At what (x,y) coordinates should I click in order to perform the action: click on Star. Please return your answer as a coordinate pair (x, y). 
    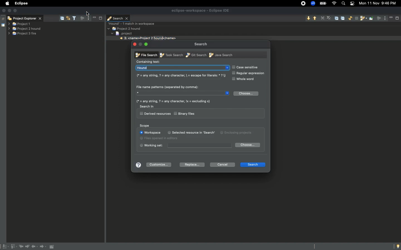
    Looking at the image, I should click on (184, 94).